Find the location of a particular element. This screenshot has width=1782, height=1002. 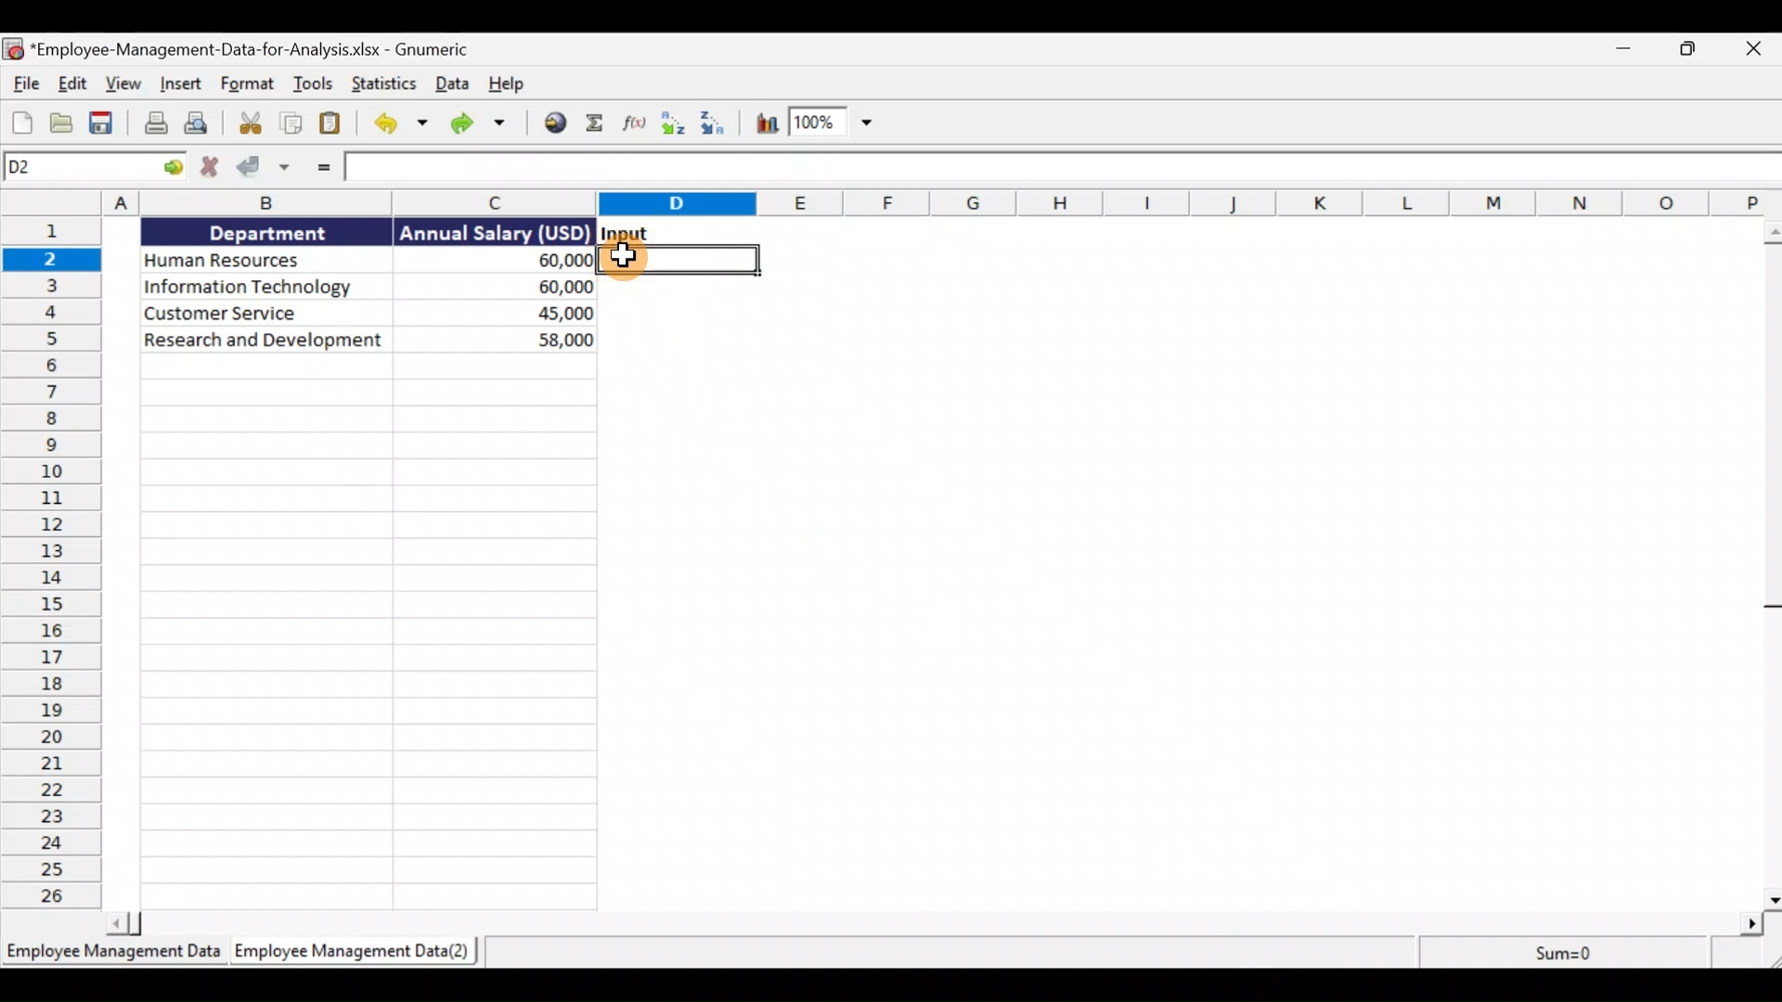

Accept change is located at coordinates (263, 168).